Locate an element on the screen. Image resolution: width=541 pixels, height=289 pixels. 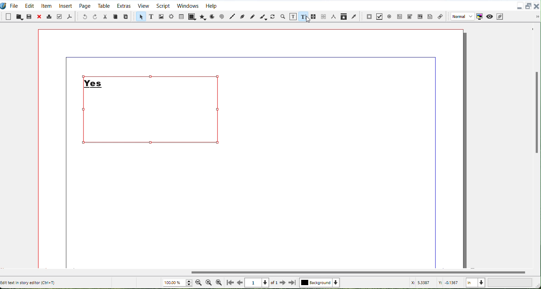
Bezier Curve is located at coordinates (242, 17).